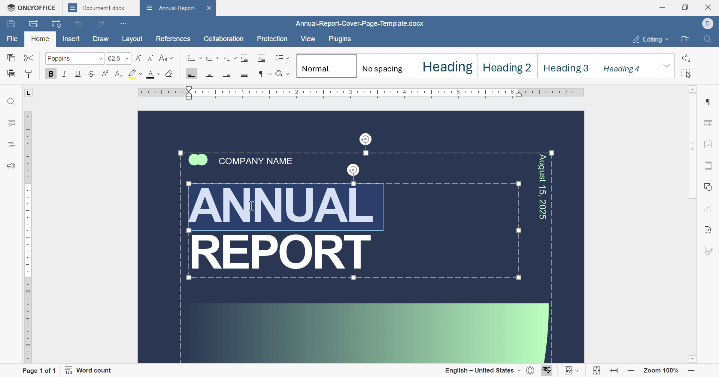 This screenshot has width=719, height=377. What do you see at coordinates (708, 165) in the screenshot?
I see `header and footer settings` at bounding box center [708, 165].